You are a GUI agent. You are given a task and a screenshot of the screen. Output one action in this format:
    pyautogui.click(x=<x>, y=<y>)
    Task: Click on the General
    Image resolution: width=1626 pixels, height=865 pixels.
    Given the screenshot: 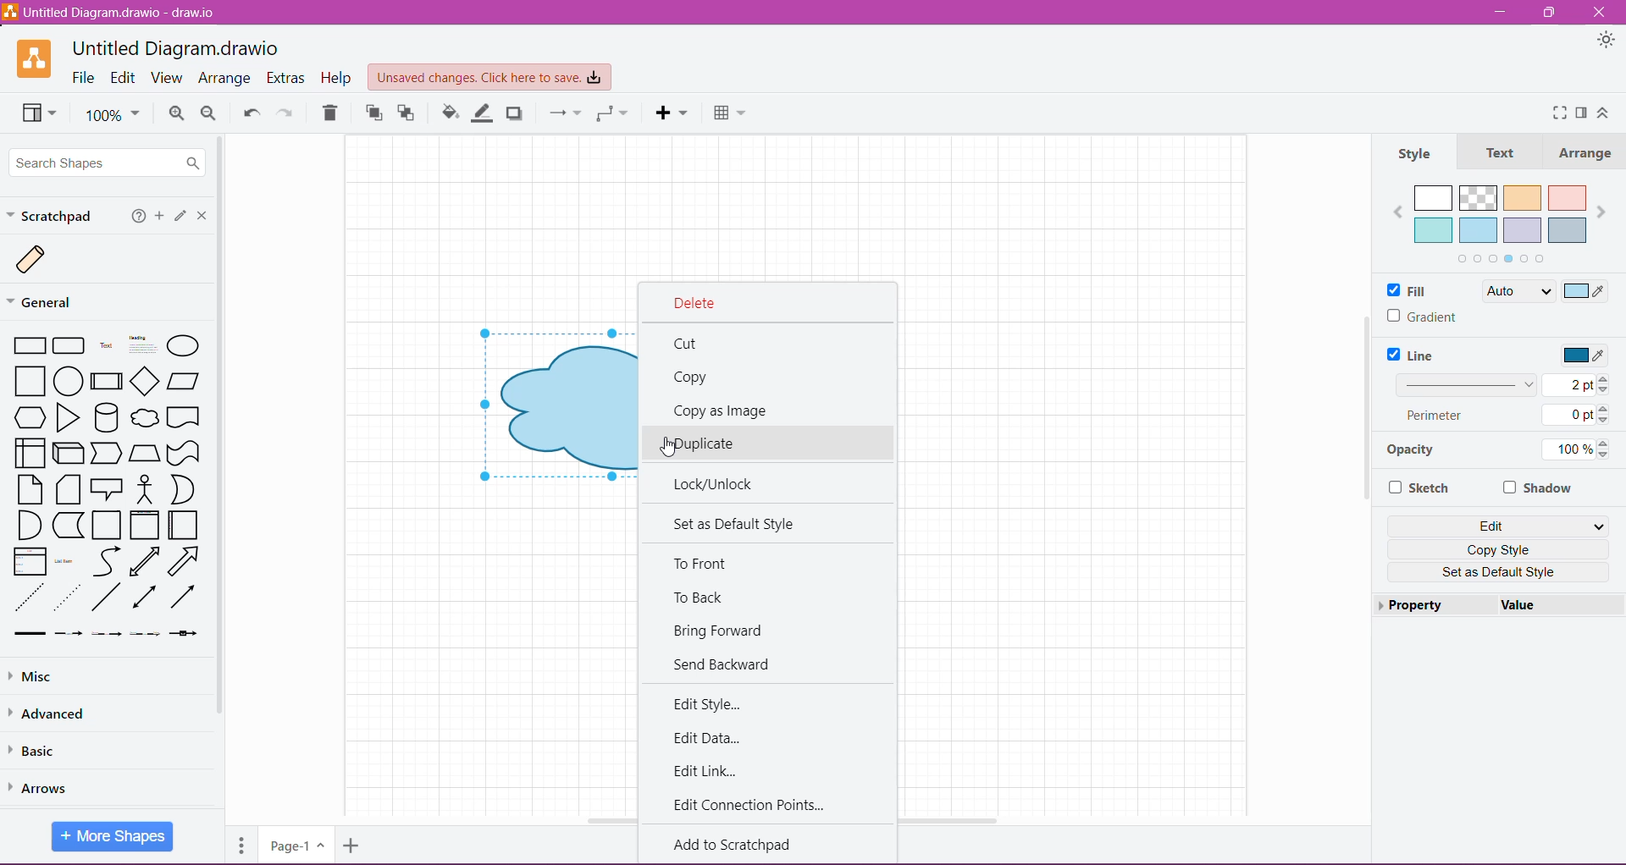 What is the action you would take?
    pyautogui.click(x=49, y=301)
    